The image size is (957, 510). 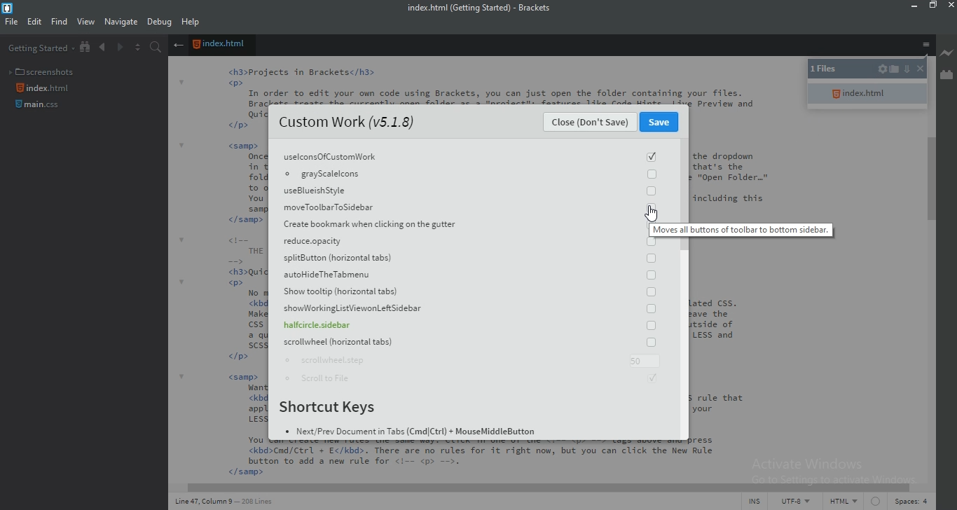 What do you see at coordinates (471, 295) in the screenshot?
I see `Show tooltip(horizontal tabs)` at bounding box center [471, 295].